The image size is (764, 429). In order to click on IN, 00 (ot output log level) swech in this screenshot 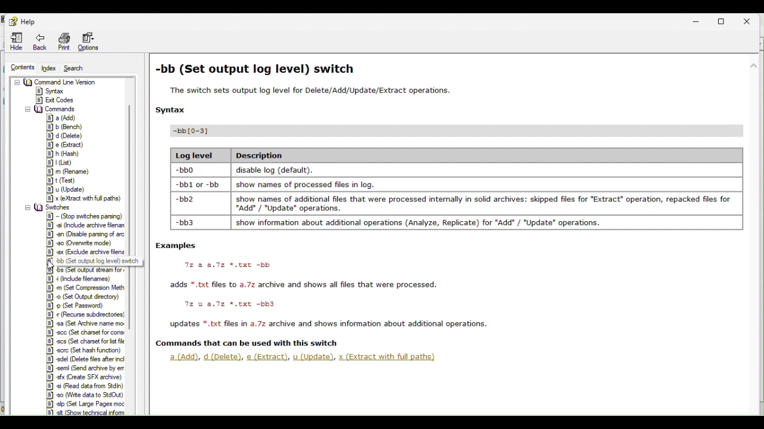, I will do `click(102, 261)`.